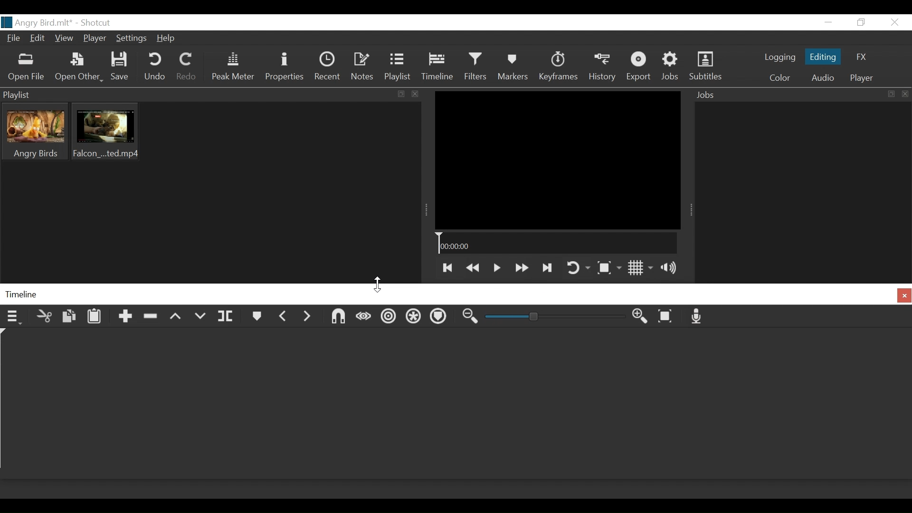 This screenshot has width=912, height=513. Describe the element at coordinates (234, 67) in the screenshot. I see `Peak Meter` at that location.